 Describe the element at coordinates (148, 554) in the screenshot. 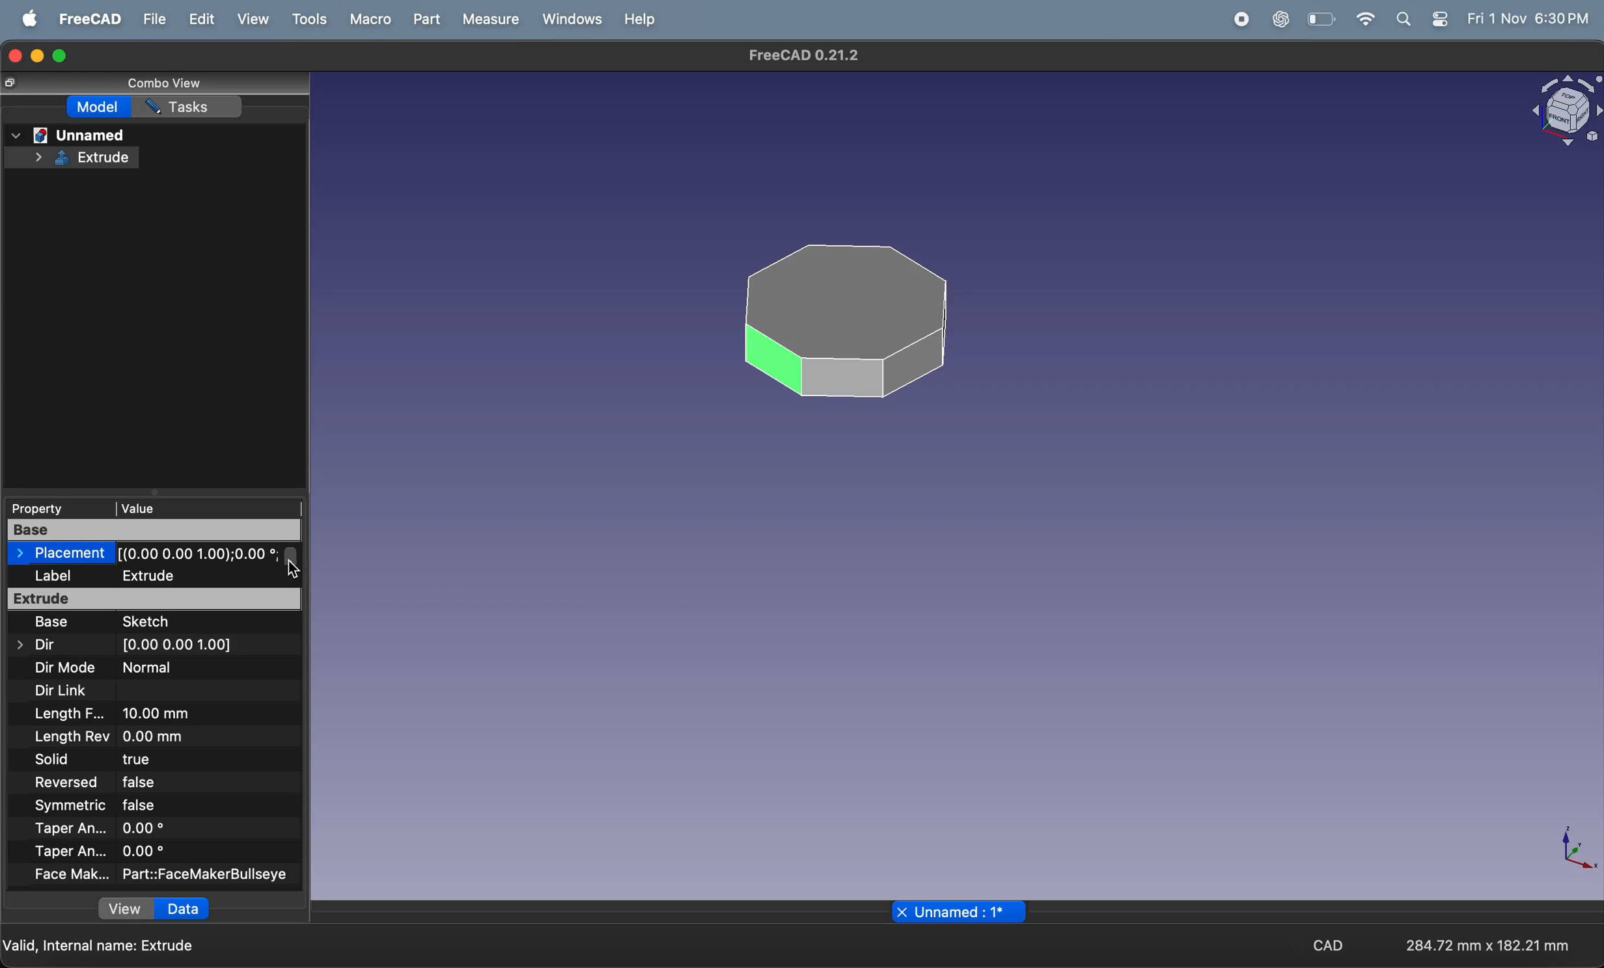

I see `Placement [(0.00 0.00 1.00):0.00` at that location.